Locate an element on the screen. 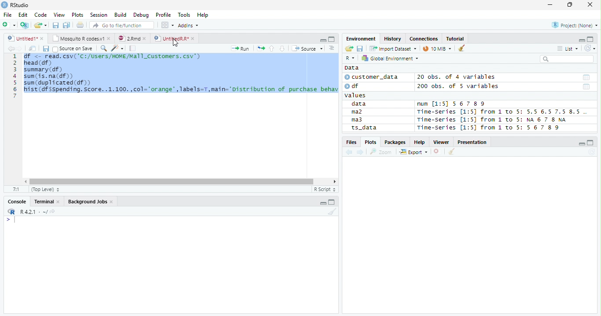 The image size is (601, 316). Typing indicator is located at coordinates (15, 220).